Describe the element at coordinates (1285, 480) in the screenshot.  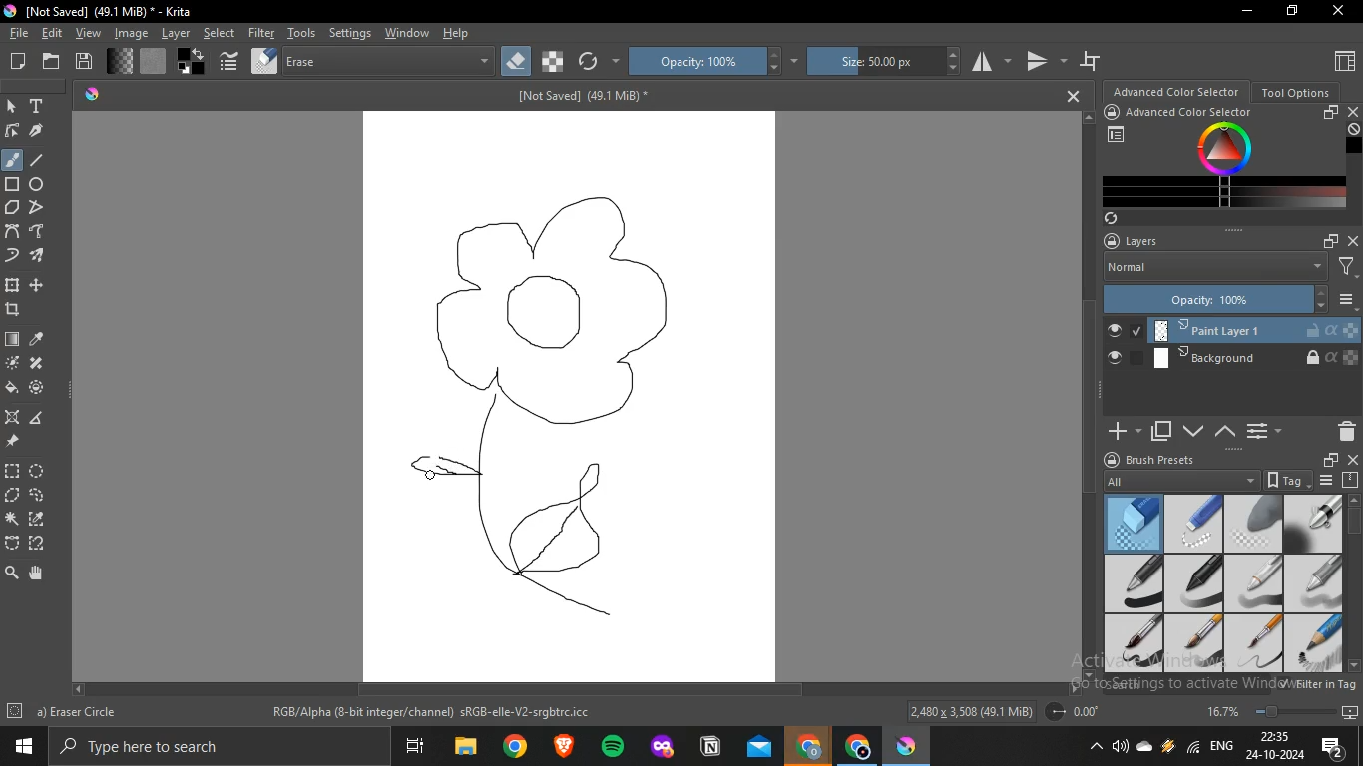
I see `tag` at that location.